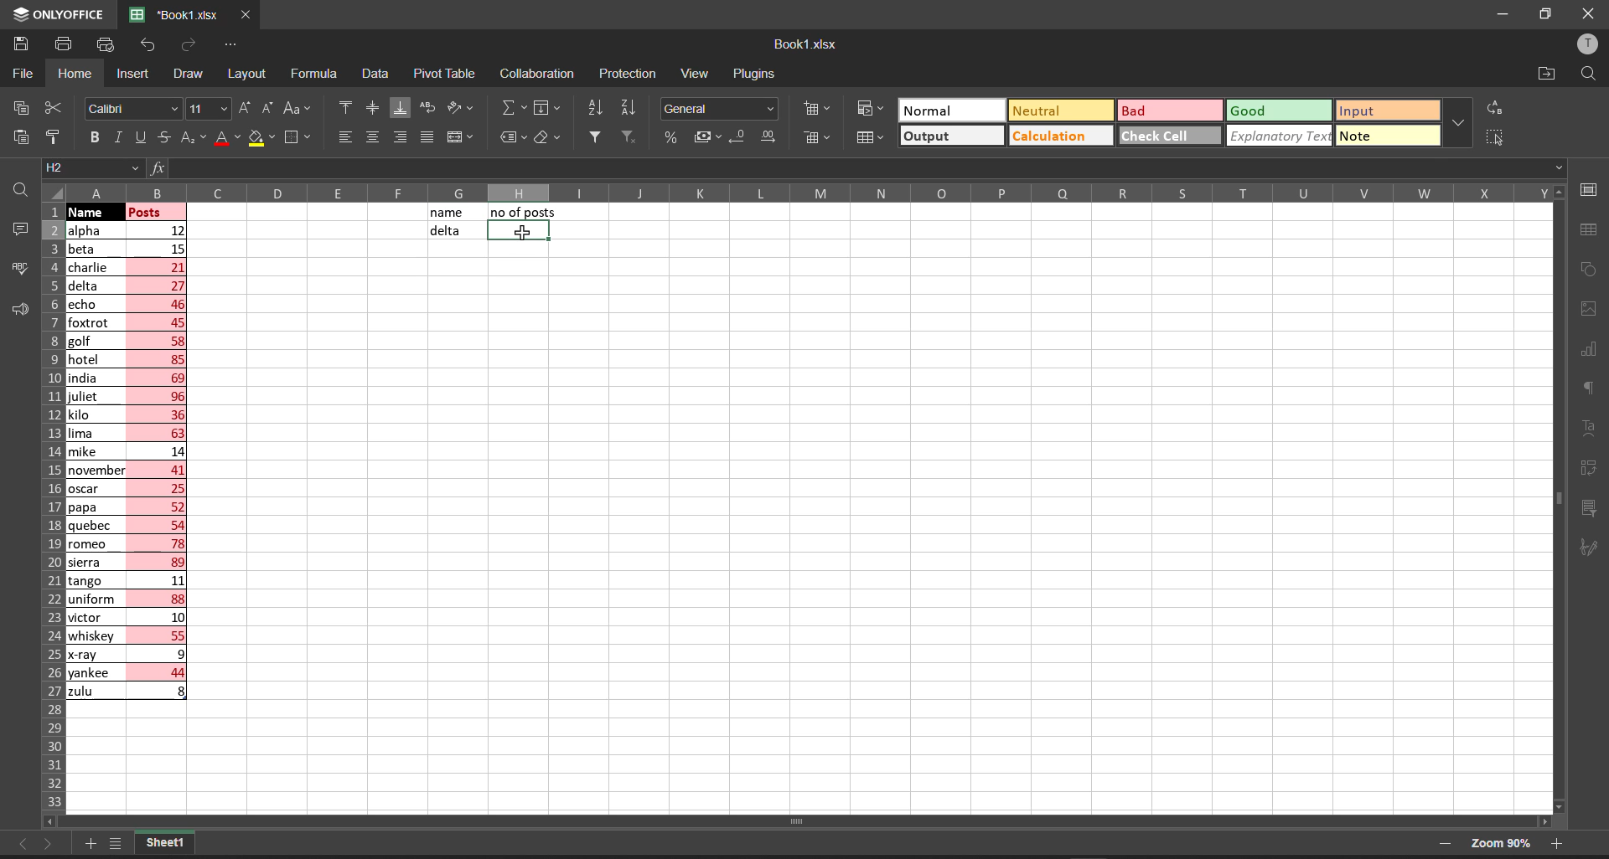  I want to click on fill color, so click(263, 139).